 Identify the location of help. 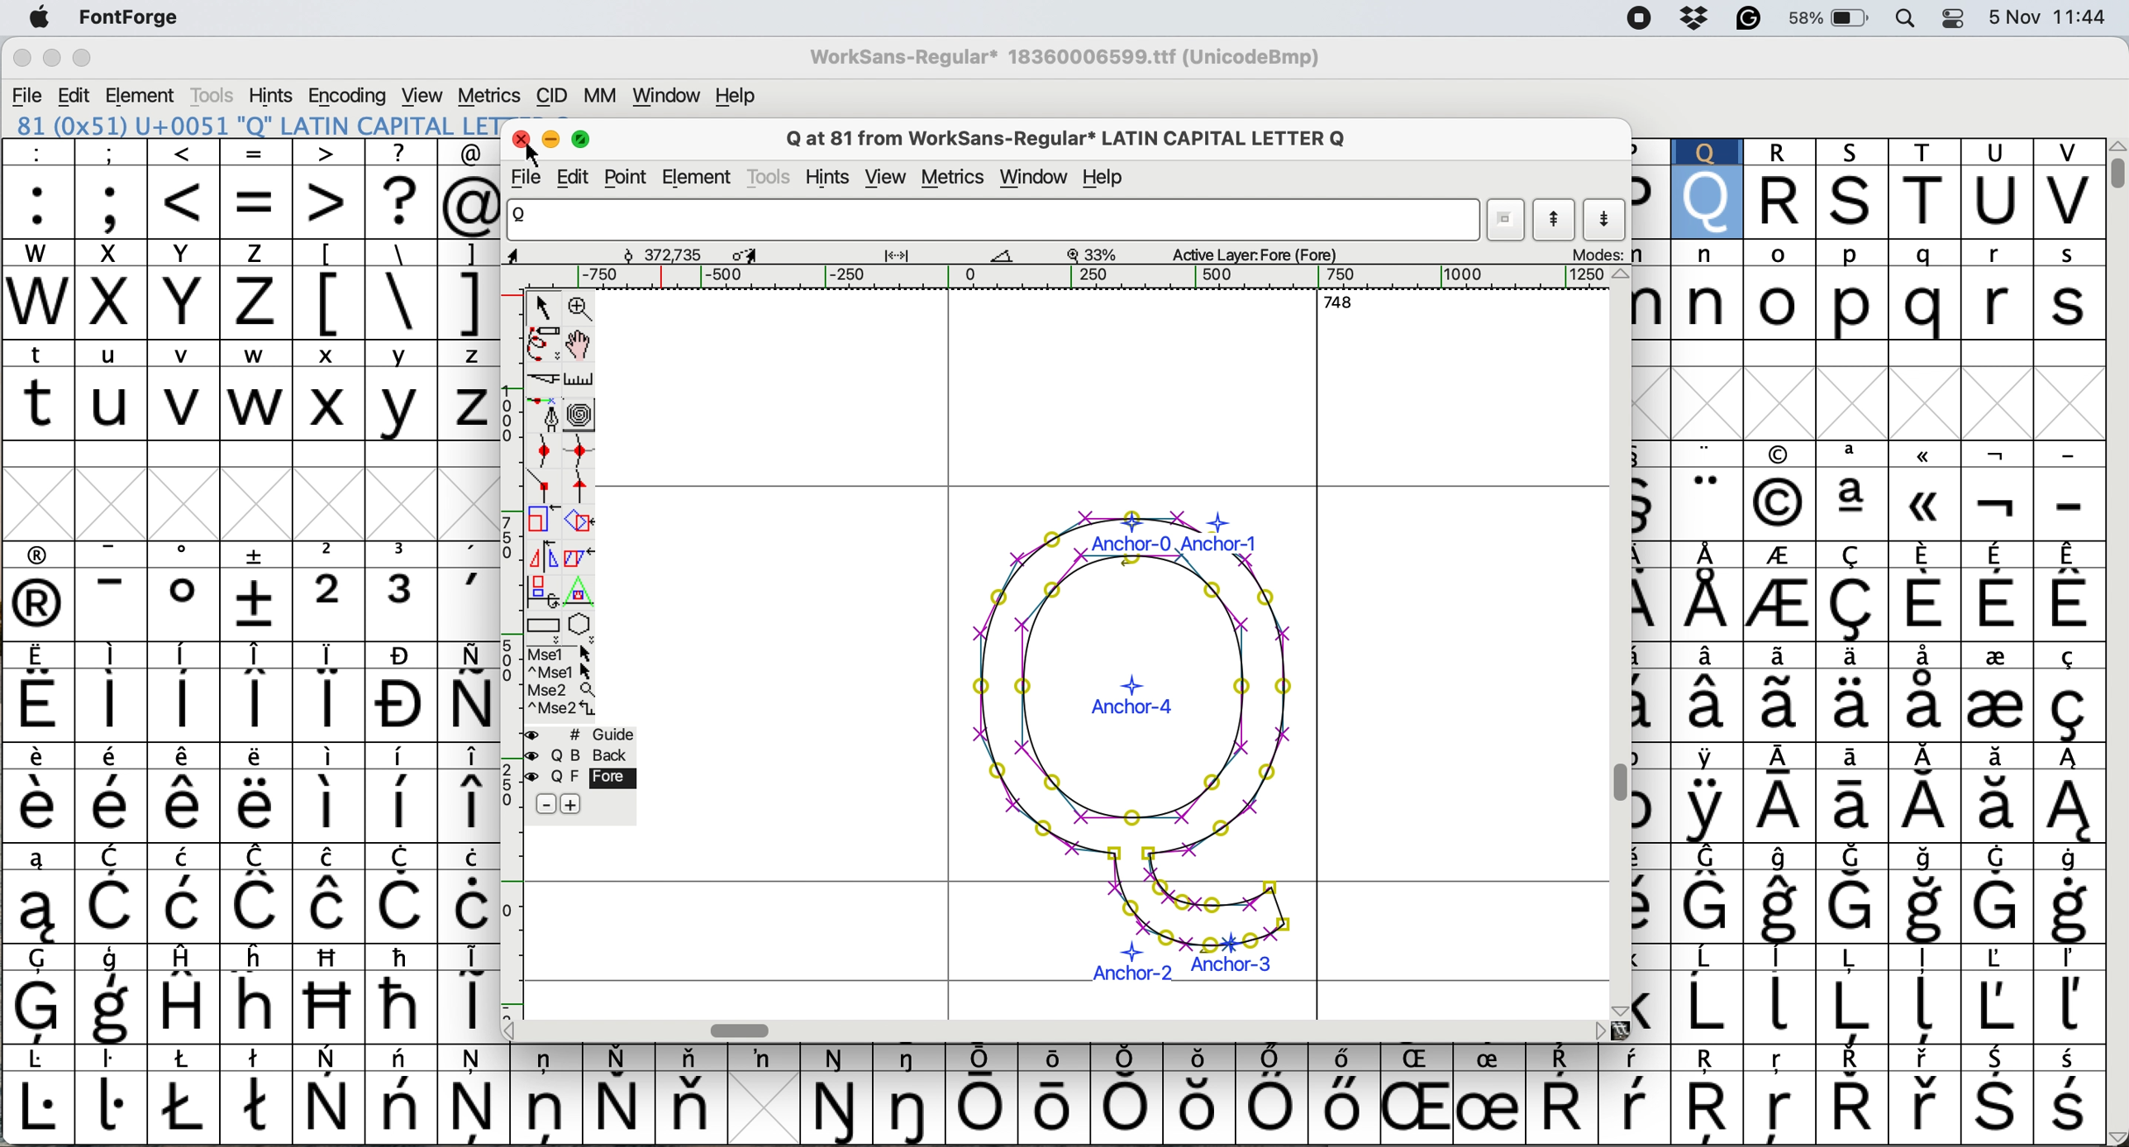
(732, 95).